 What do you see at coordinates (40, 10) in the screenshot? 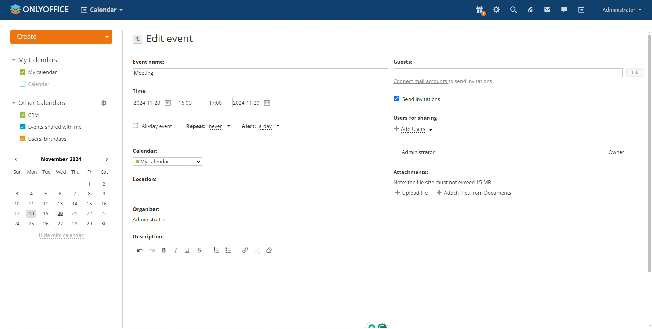
I see `logo` at bounding box center [40, 10].